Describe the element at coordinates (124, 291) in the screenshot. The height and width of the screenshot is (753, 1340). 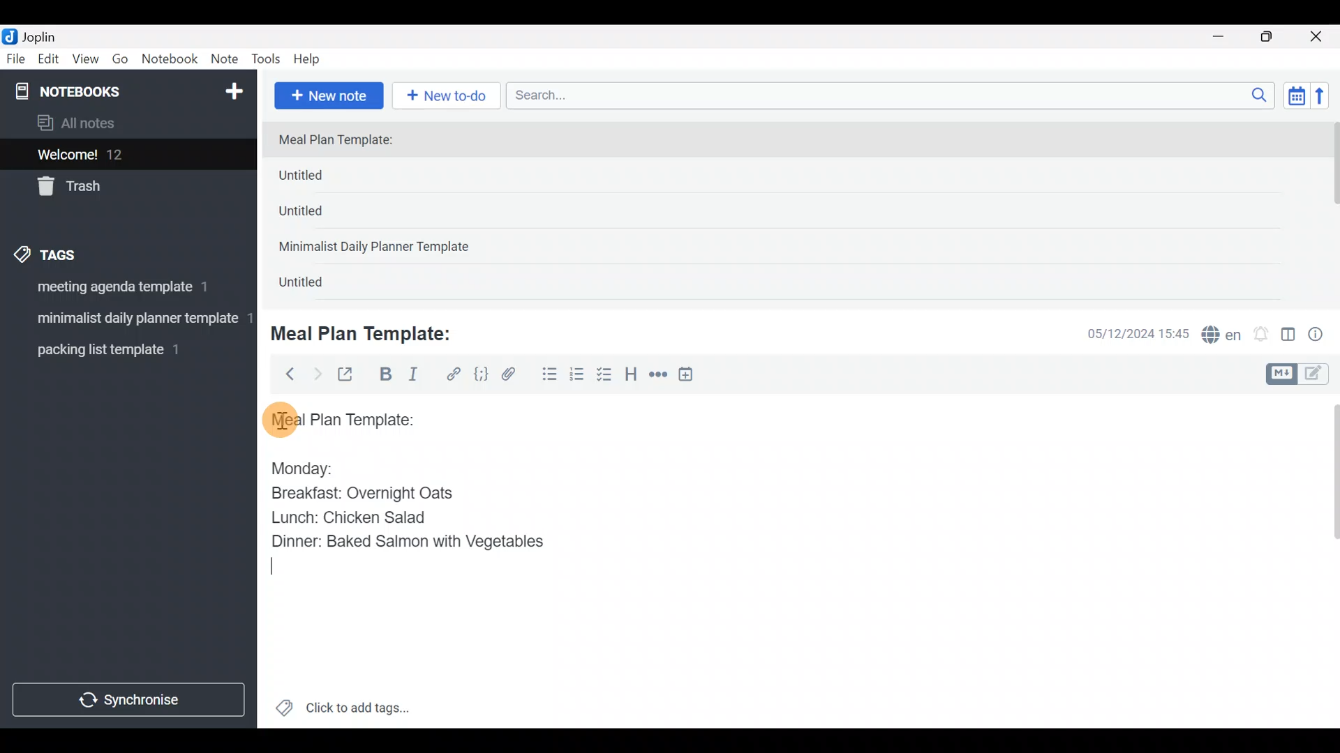
I see `Tag 1` at that location.